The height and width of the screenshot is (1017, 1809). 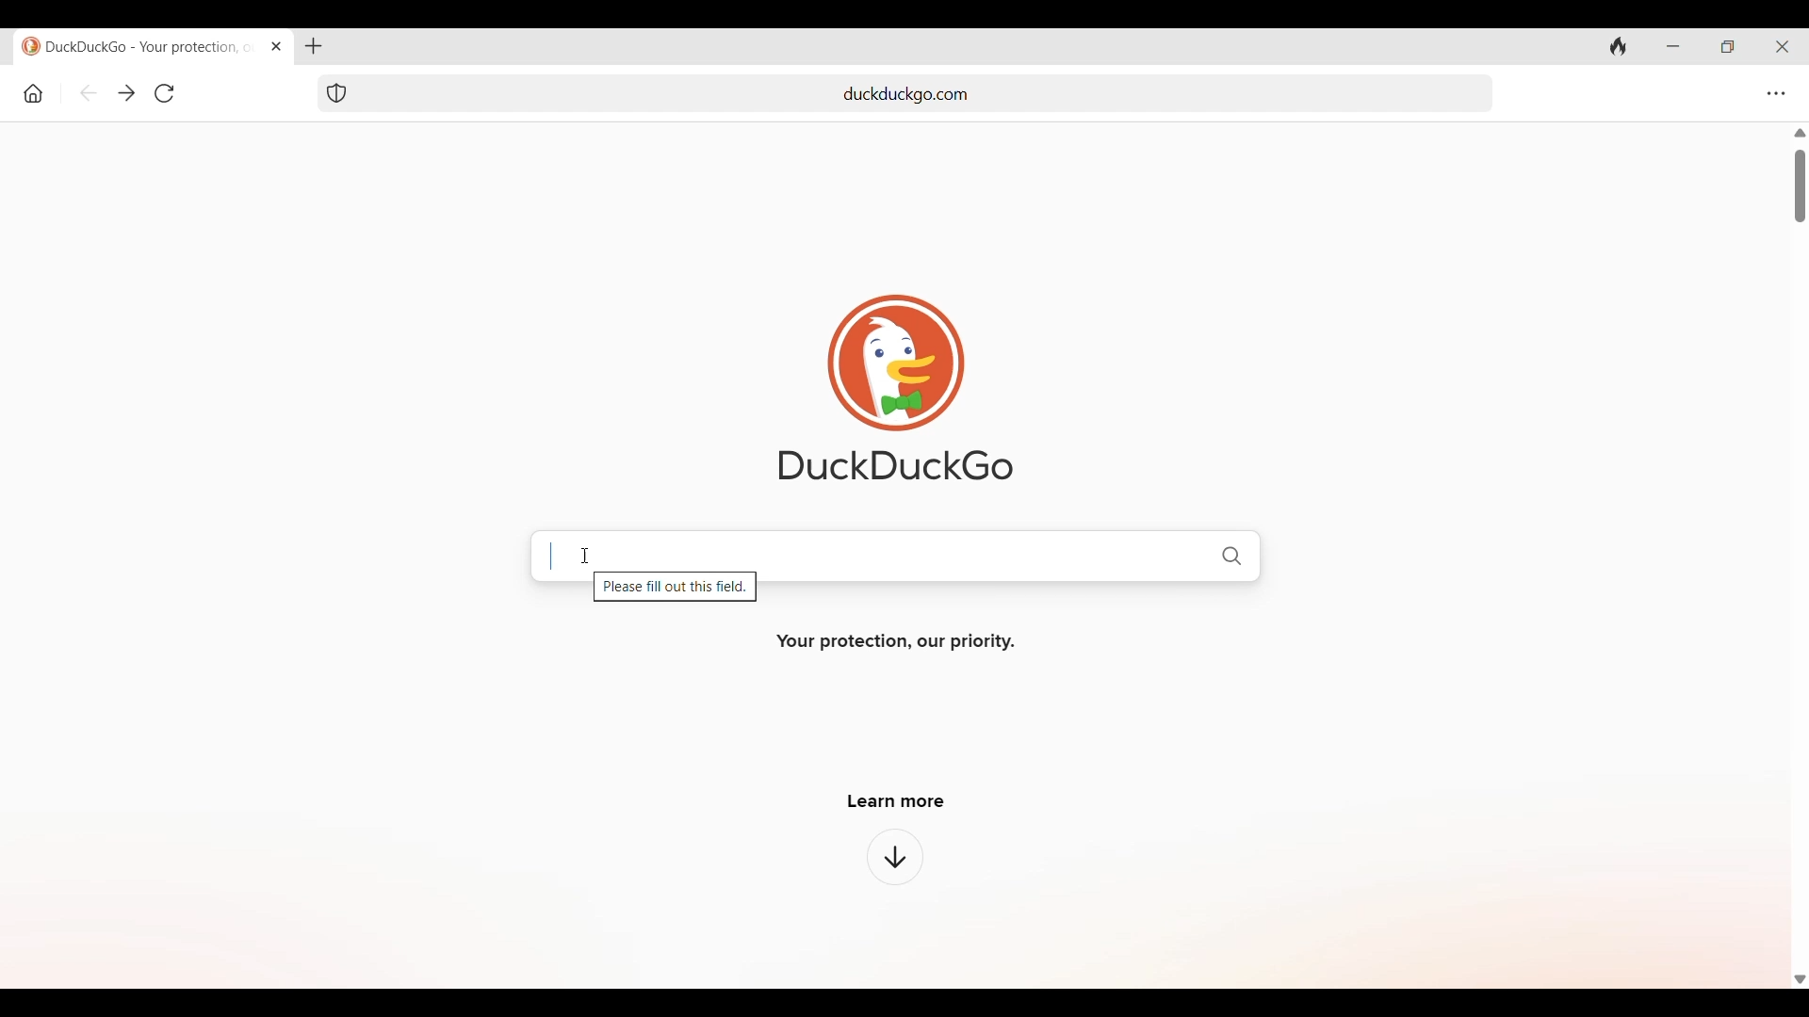 I want to click on Clear browsing history, so click(x=1619, y=45).